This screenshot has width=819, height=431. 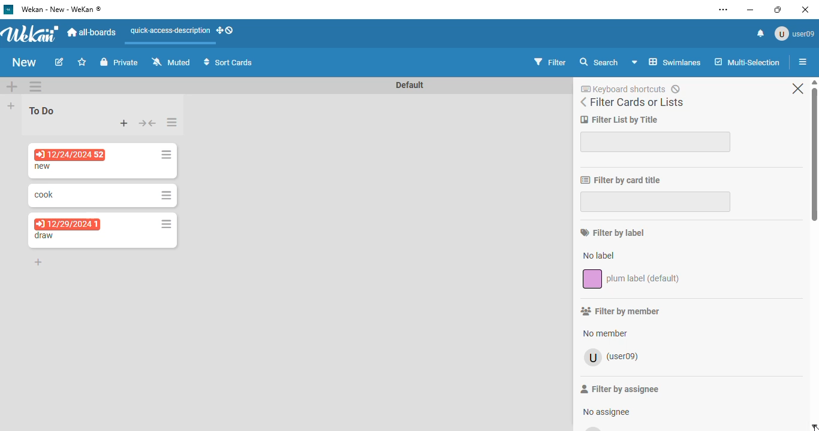 I want to click on settings and more, so click(x=723, y=10).